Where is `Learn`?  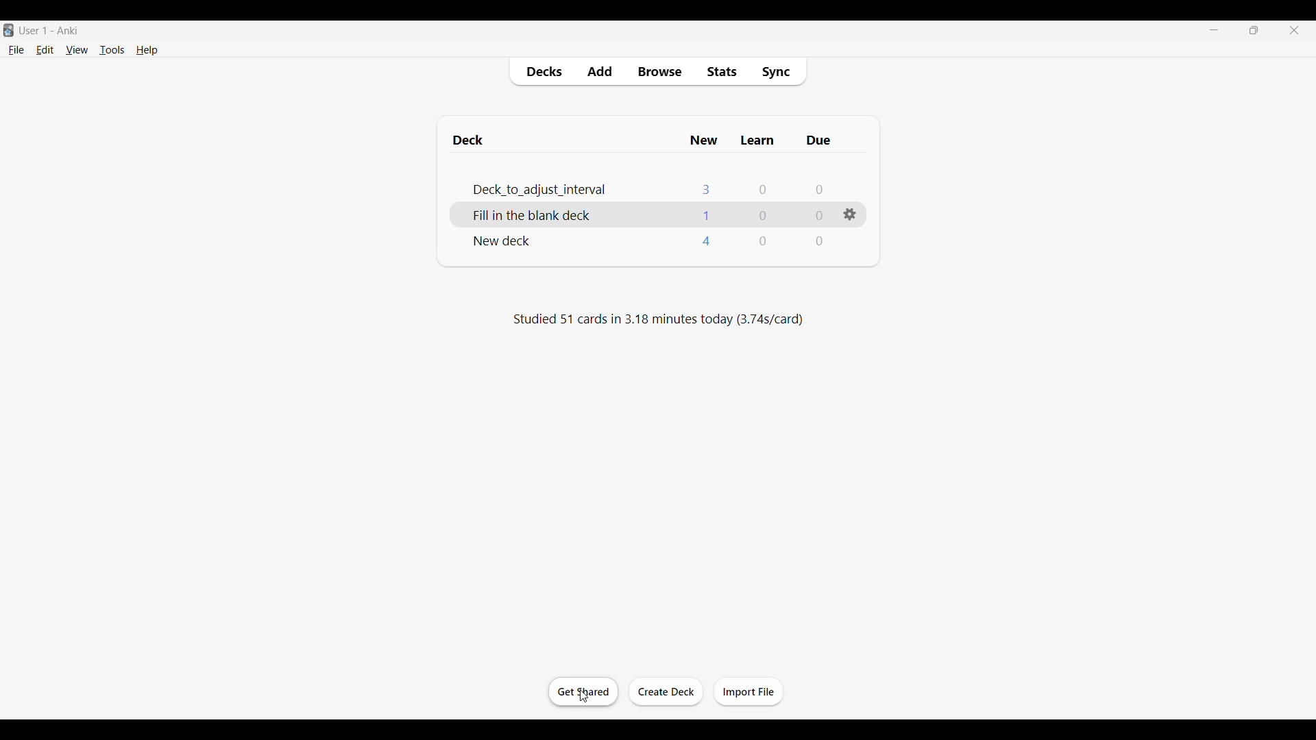
Learn is located at coordinates (758, 142).